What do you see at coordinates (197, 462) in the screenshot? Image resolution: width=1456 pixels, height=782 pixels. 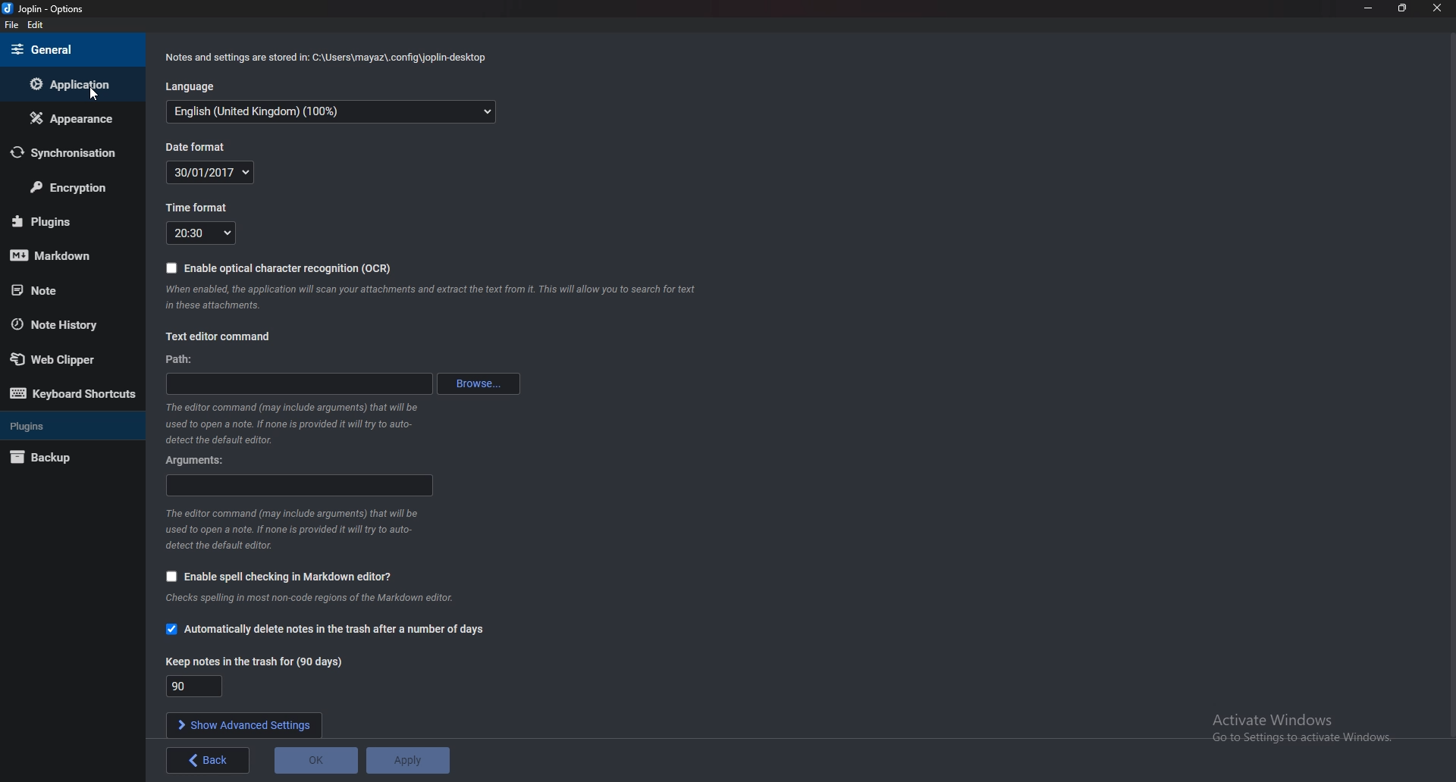 I see `Arguments` at bounding box center [197, 462].